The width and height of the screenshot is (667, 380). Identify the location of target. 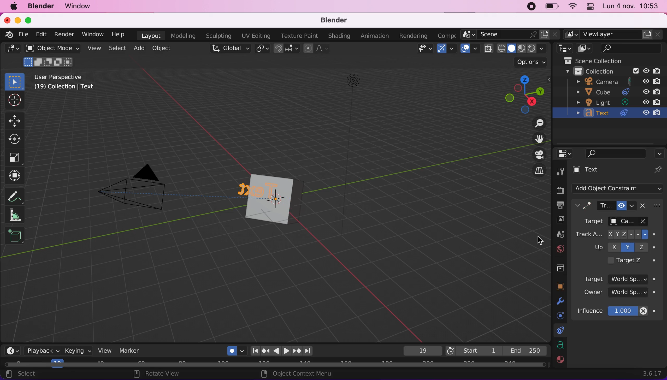
(606, 222).